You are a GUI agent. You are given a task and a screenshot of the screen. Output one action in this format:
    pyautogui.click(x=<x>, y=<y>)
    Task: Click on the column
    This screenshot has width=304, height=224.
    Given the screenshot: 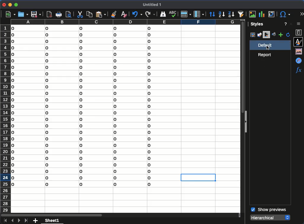 What is the action you would take?
    pyautogui.click(x=199, y=14)
    